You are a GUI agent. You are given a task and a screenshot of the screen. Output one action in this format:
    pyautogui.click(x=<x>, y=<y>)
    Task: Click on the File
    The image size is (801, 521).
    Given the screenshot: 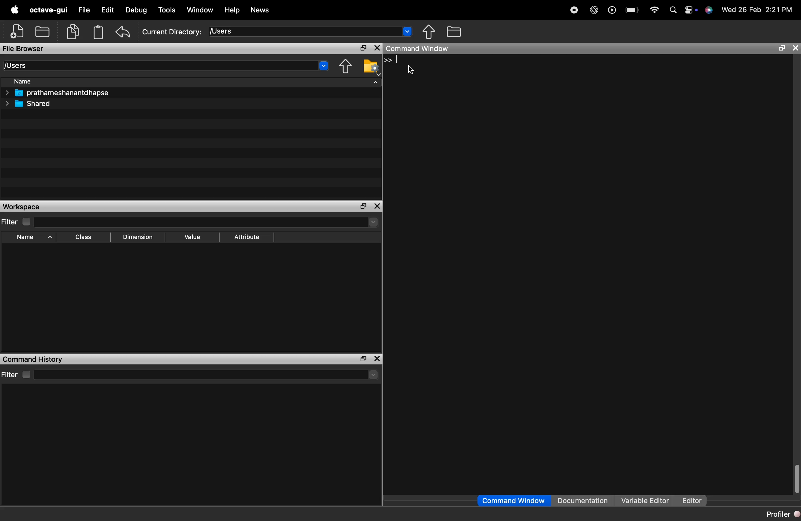 What is the action you would take?
    pyautogui.click(x=82, y=8)
    